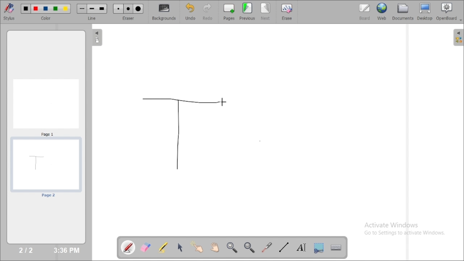 This screenshot has height=261, width=464. Describe the element at coordinates (46, 107) in the screenshot. I see `Page 1` at that location.